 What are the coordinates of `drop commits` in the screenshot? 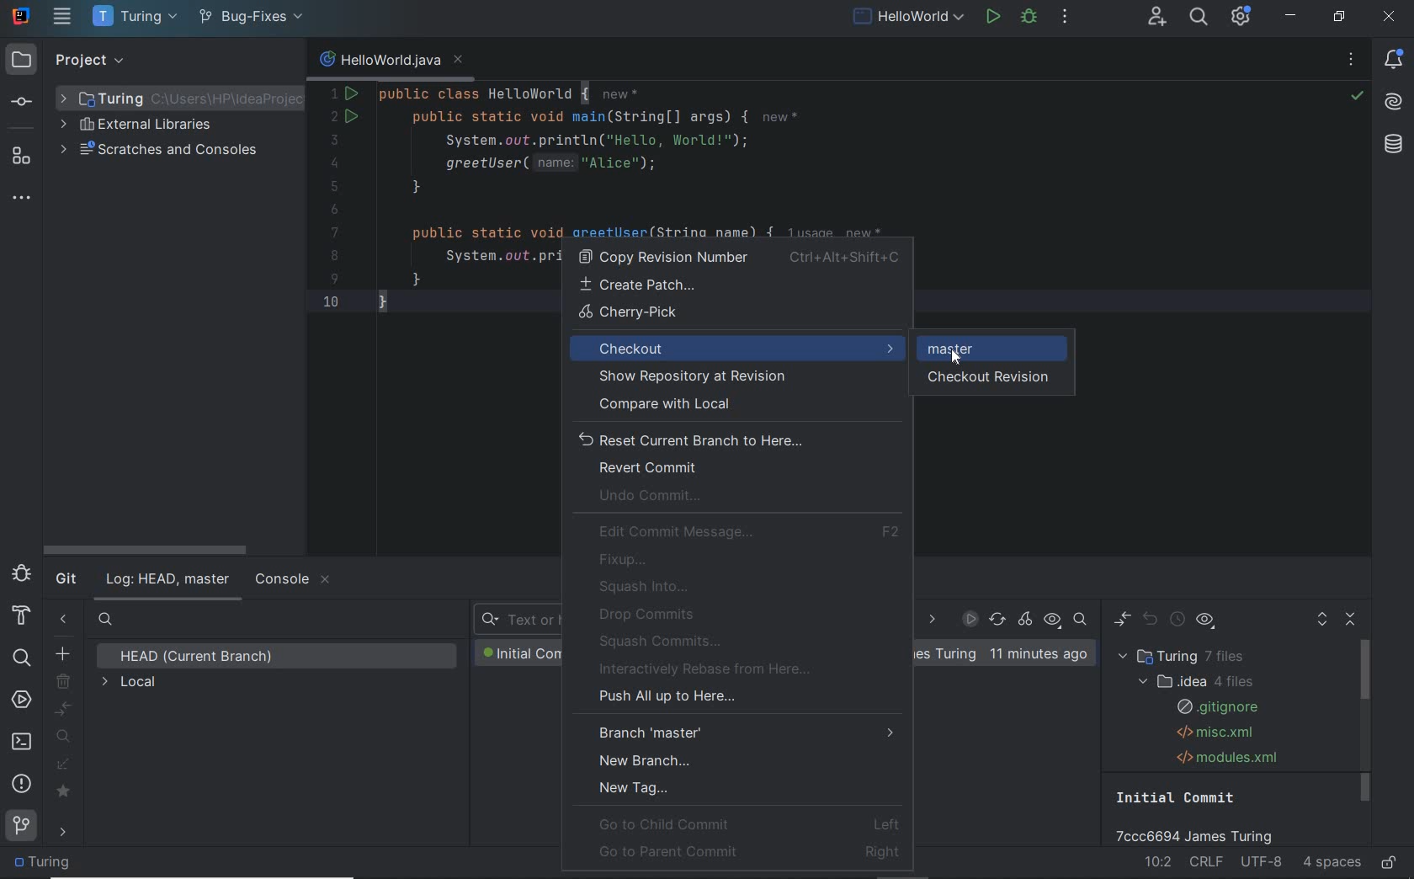 It's located at (643, 615).